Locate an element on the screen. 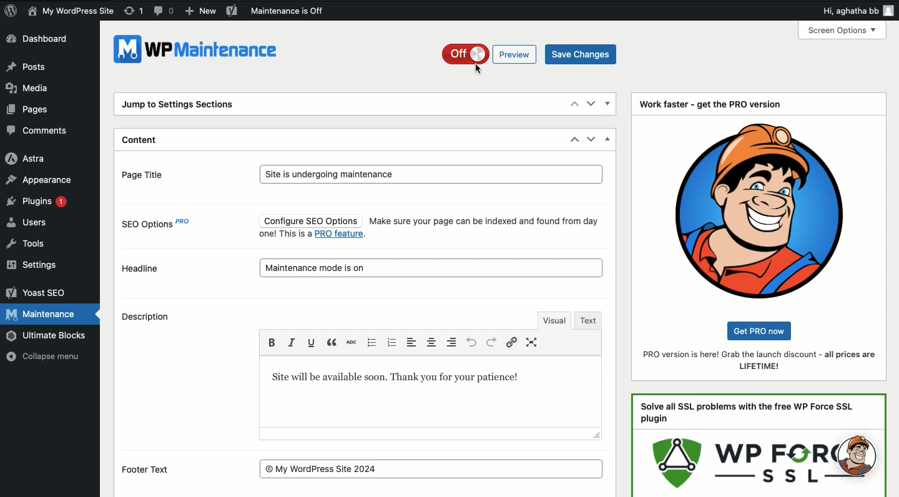 Image resolution: width=899 pixels, height=497 pixels. Break is located at coordinates (333, 342).